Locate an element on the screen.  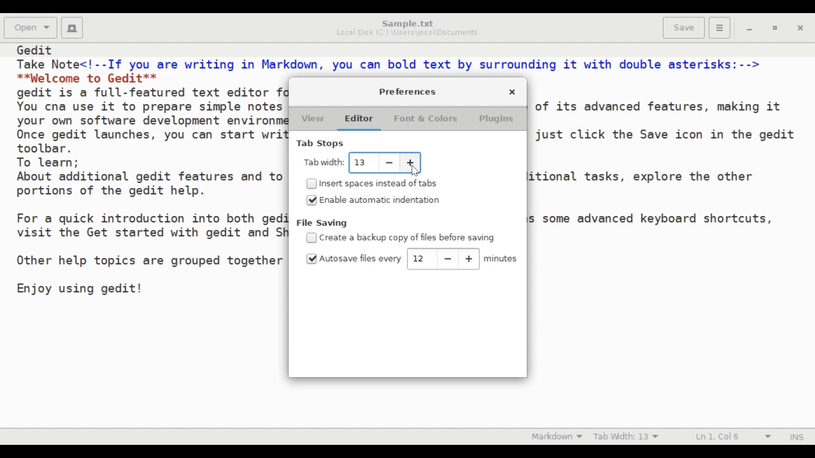
File Saving is located at coordinates (325, 223).